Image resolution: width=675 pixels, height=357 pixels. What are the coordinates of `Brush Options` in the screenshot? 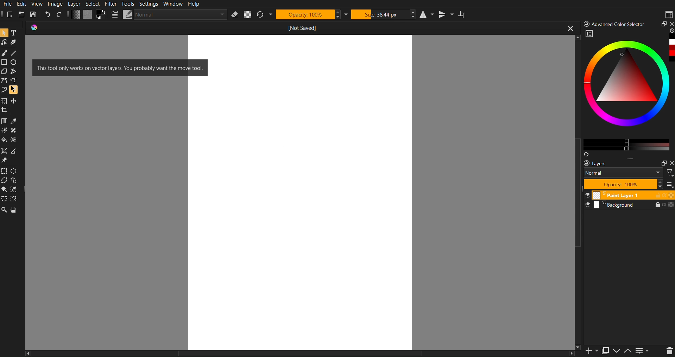 It's located at (181, 15).